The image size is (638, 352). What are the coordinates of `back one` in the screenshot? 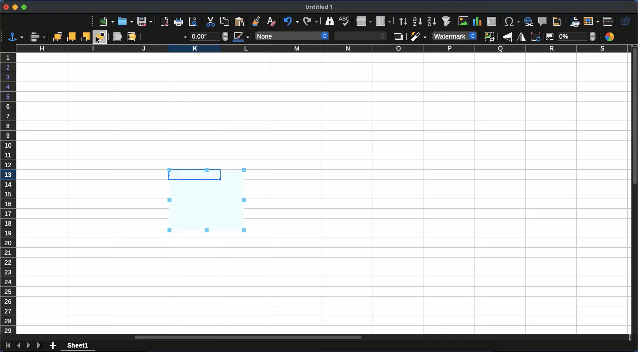 It's located at (87, 36).